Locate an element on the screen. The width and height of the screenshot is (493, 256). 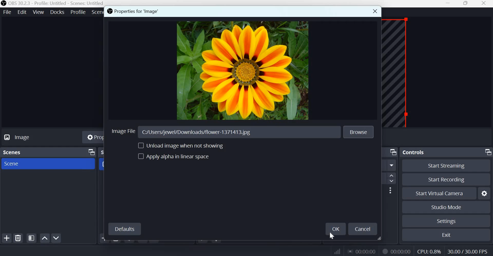
Start recording is located at coordinates (446, 179).